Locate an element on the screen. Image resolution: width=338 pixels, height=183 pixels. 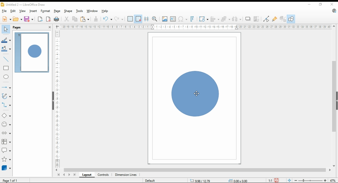
zoom and pan is located at coordinates (155, 19).